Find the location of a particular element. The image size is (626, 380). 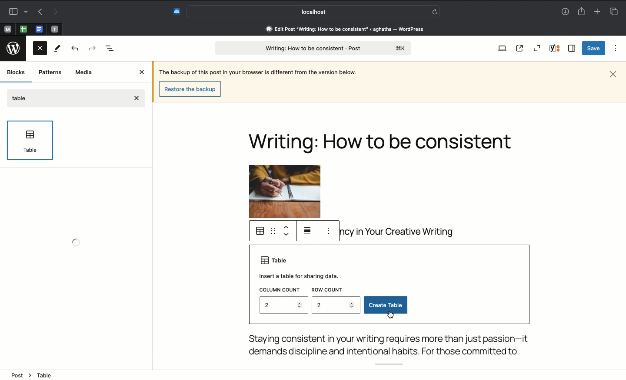

Patterns is located at coordinates (50, 72).